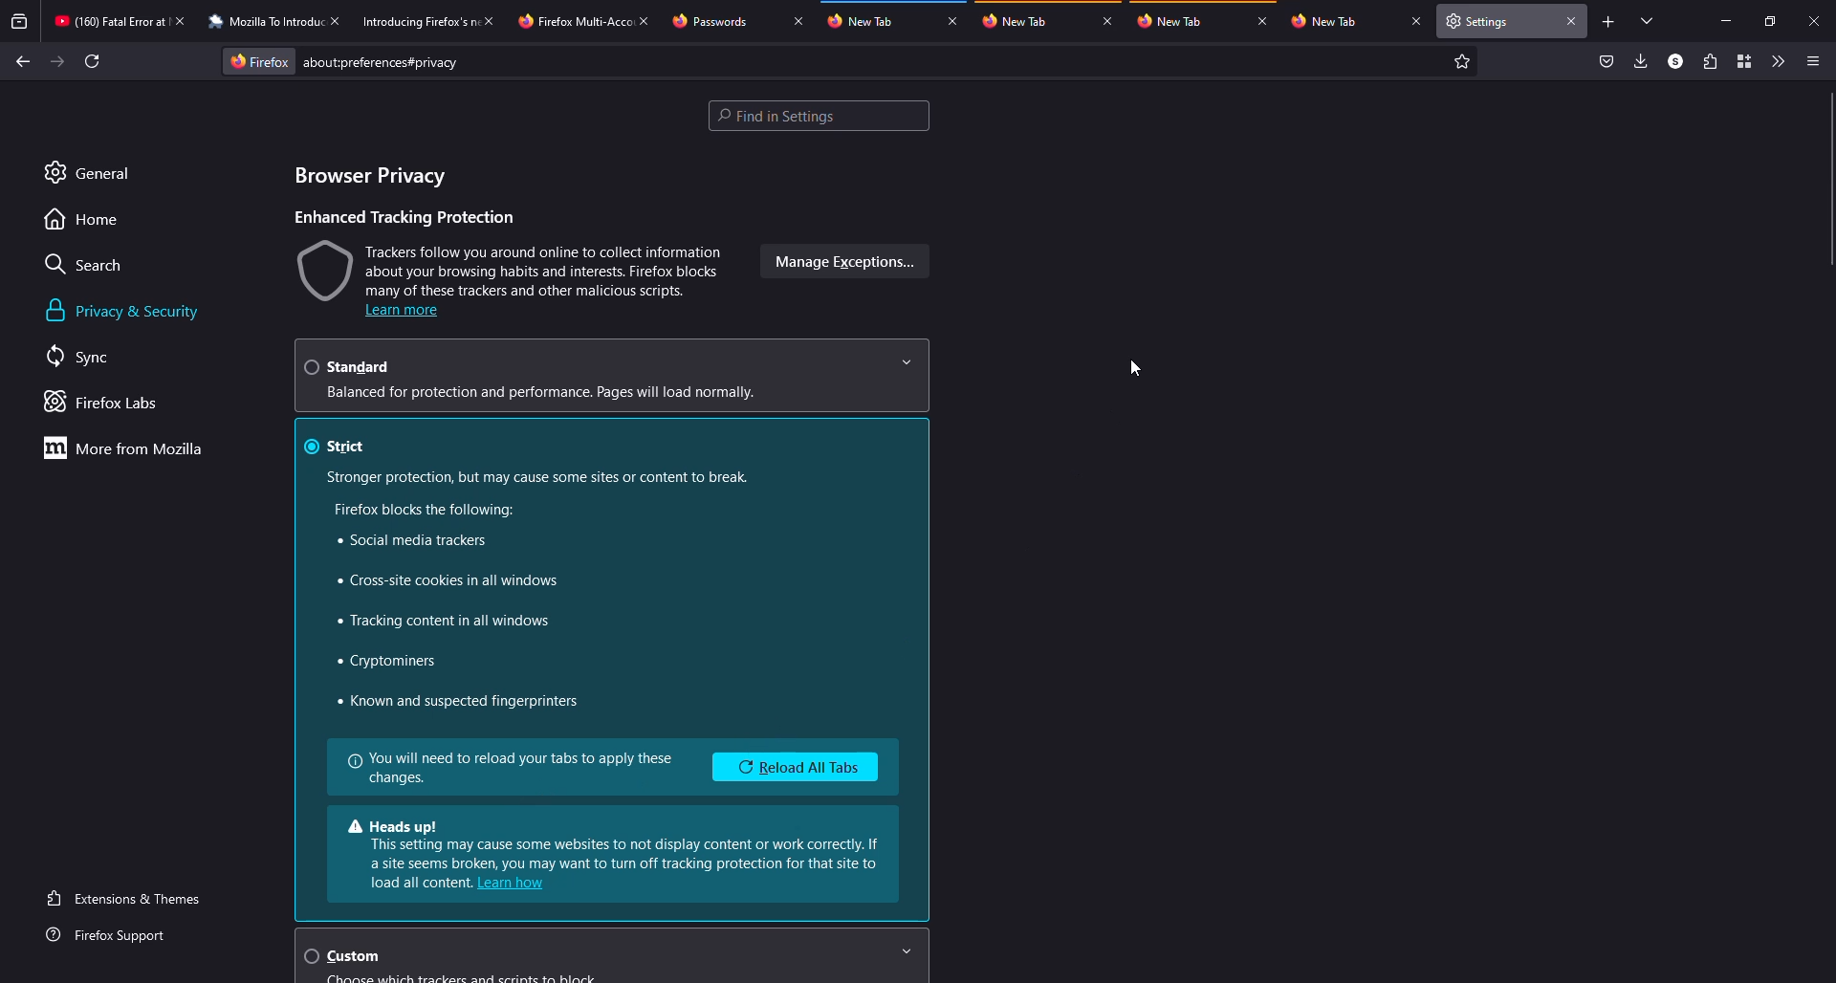  What do you see at coordinates (1743, 61) in the screenshot?
I see `container` at bounding box center [1743, 61].